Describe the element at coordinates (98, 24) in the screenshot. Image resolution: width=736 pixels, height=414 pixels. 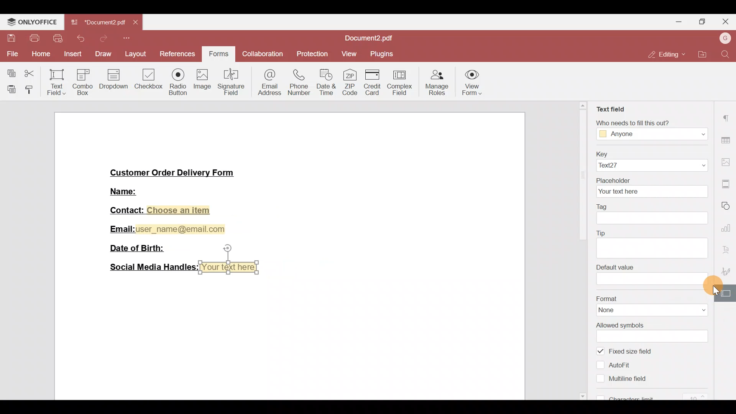
I see `Document2.pdf` at that location.